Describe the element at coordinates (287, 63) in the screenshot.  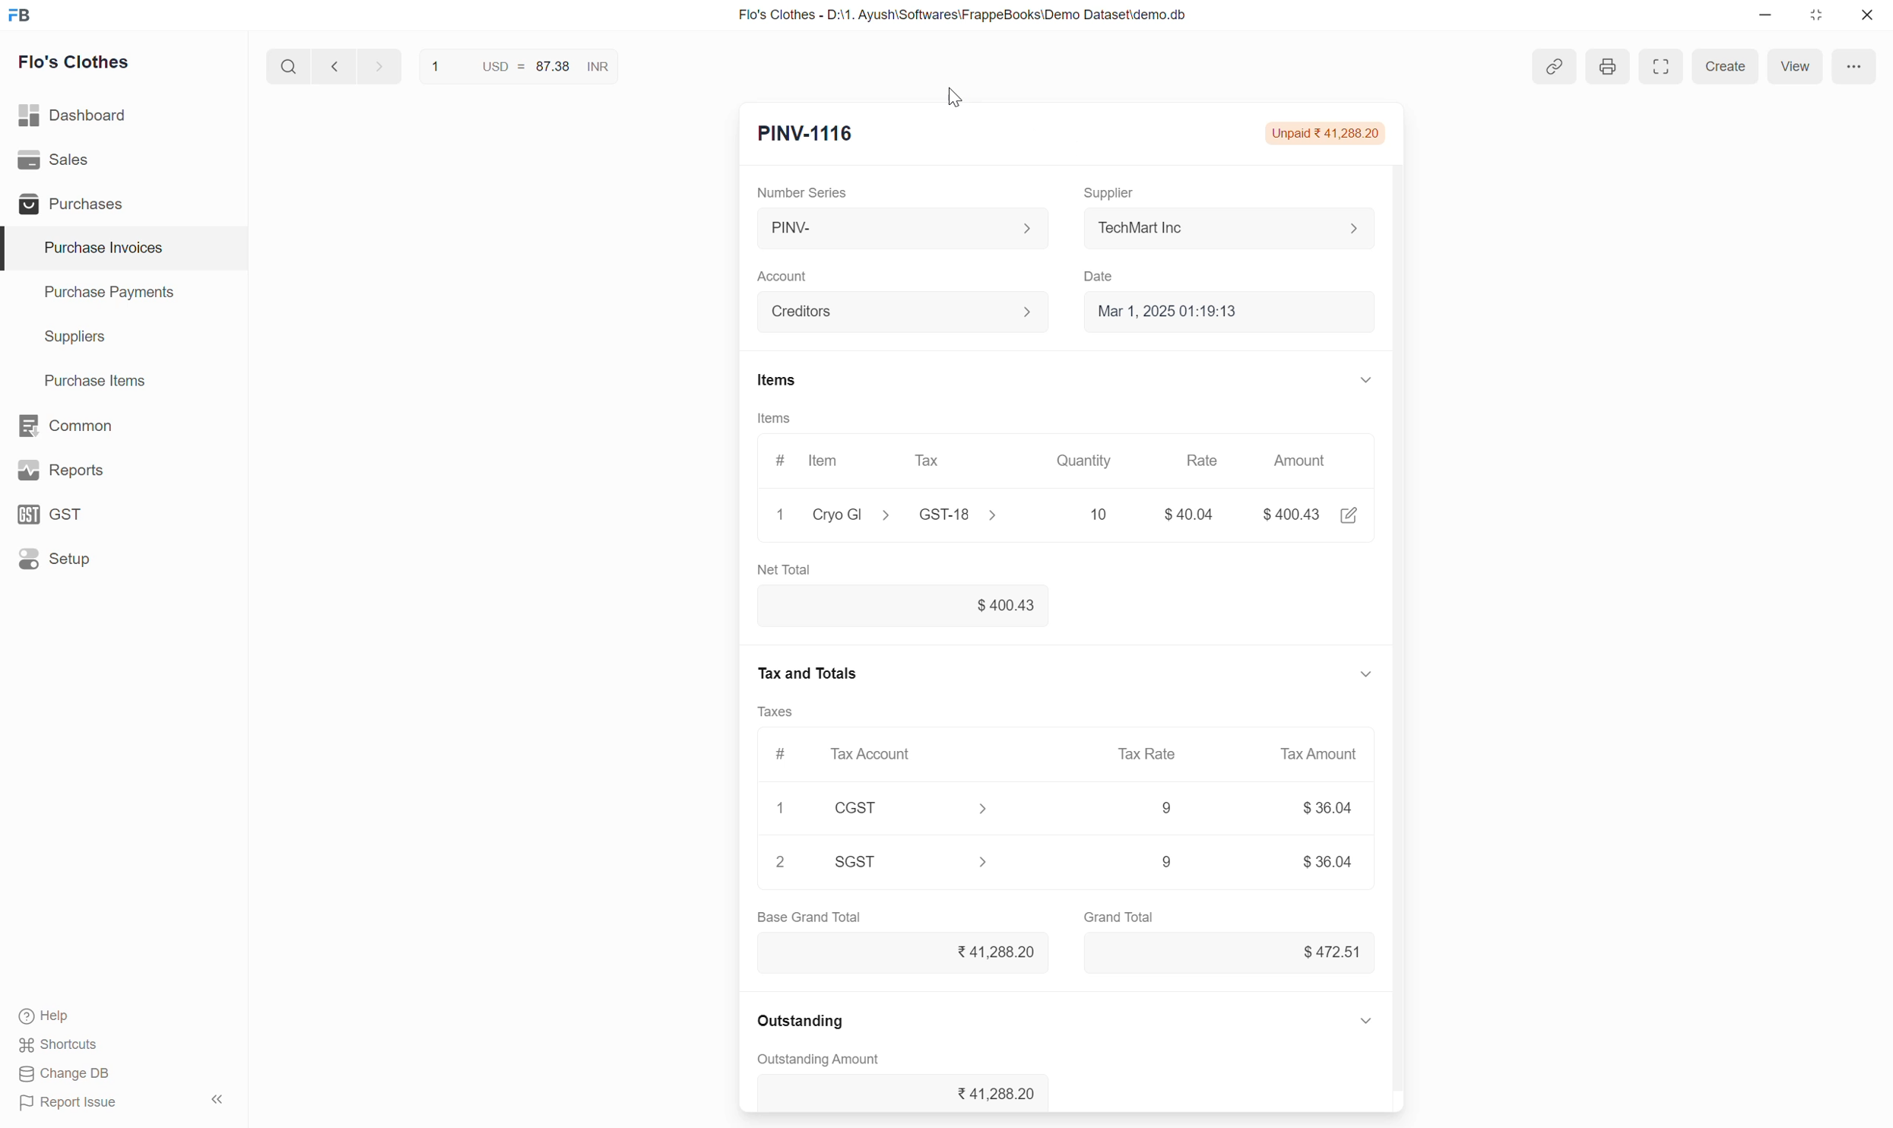
I see `search` at that location.